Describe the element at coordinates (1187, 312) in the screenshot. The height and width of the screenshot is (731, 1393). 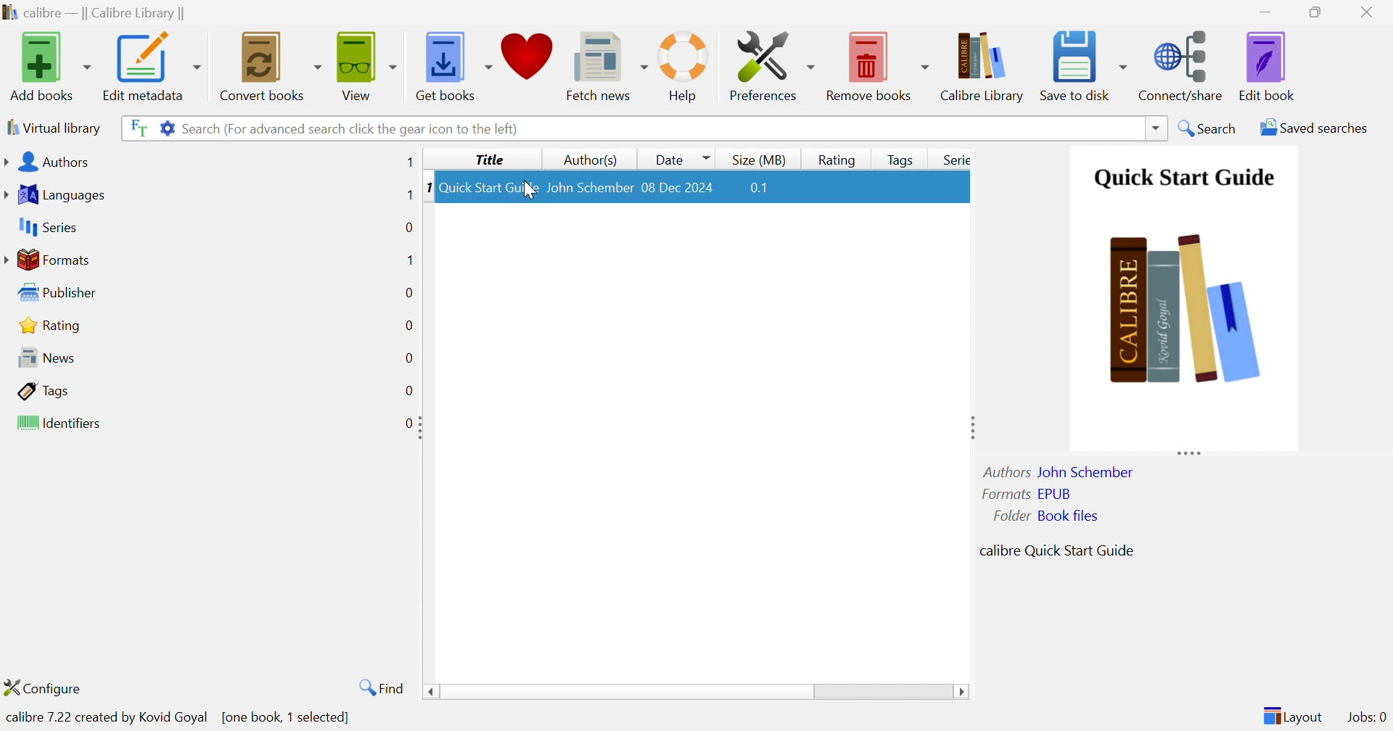
I see `Image` at that location.